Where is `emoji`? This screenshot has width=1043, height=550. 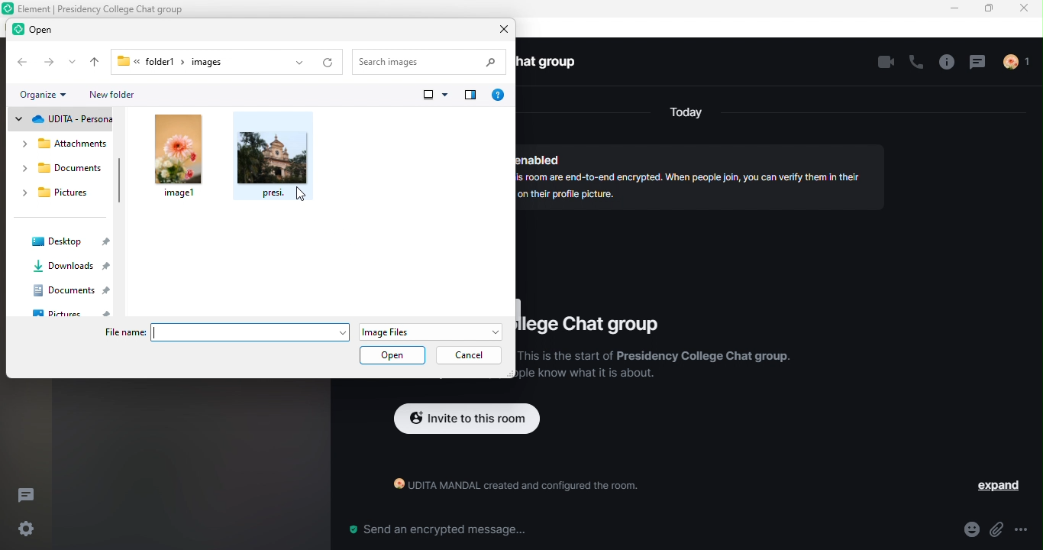
emoji is located at coordinates (964, 530).